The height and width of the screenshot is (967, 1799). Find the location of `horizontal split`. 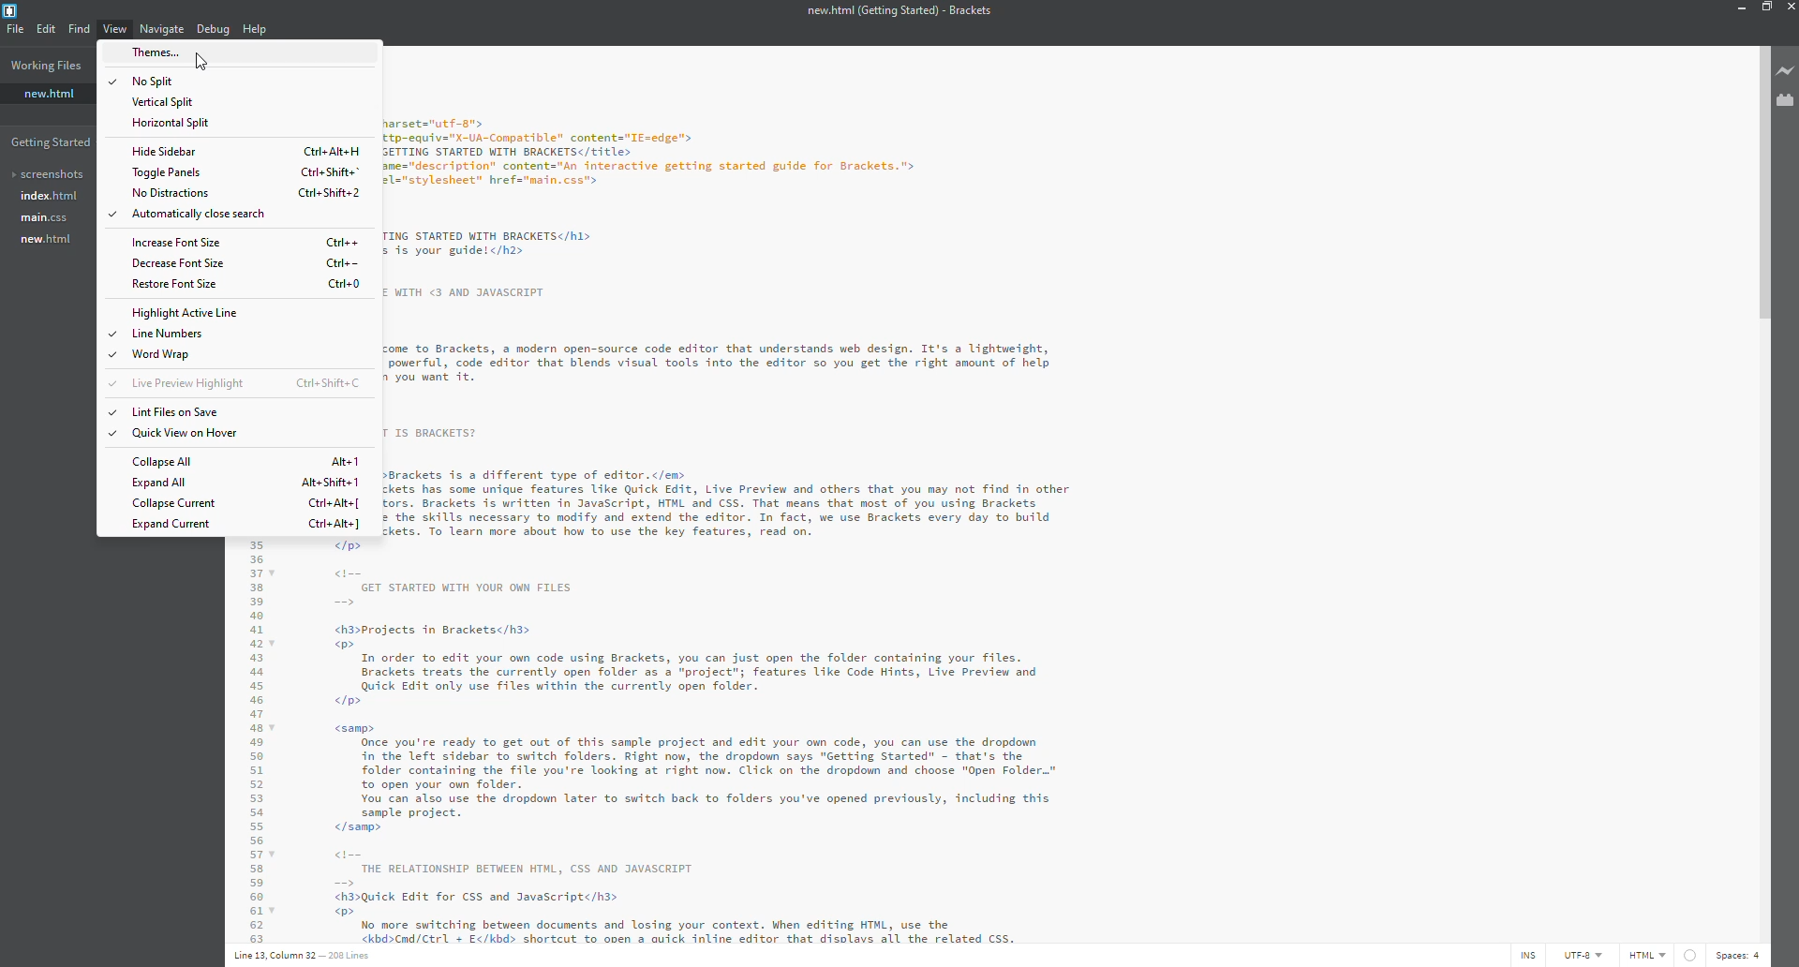

horizontal split is located at coordinates (169, 123).